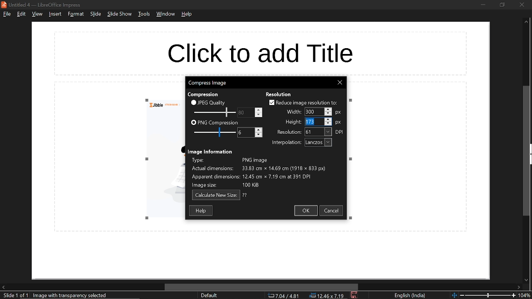 This screenshot has height=299, width=532. What do you see at coordinates (519, 287) in the screenshot?
I see `move right` at bounding box center [519, 287].